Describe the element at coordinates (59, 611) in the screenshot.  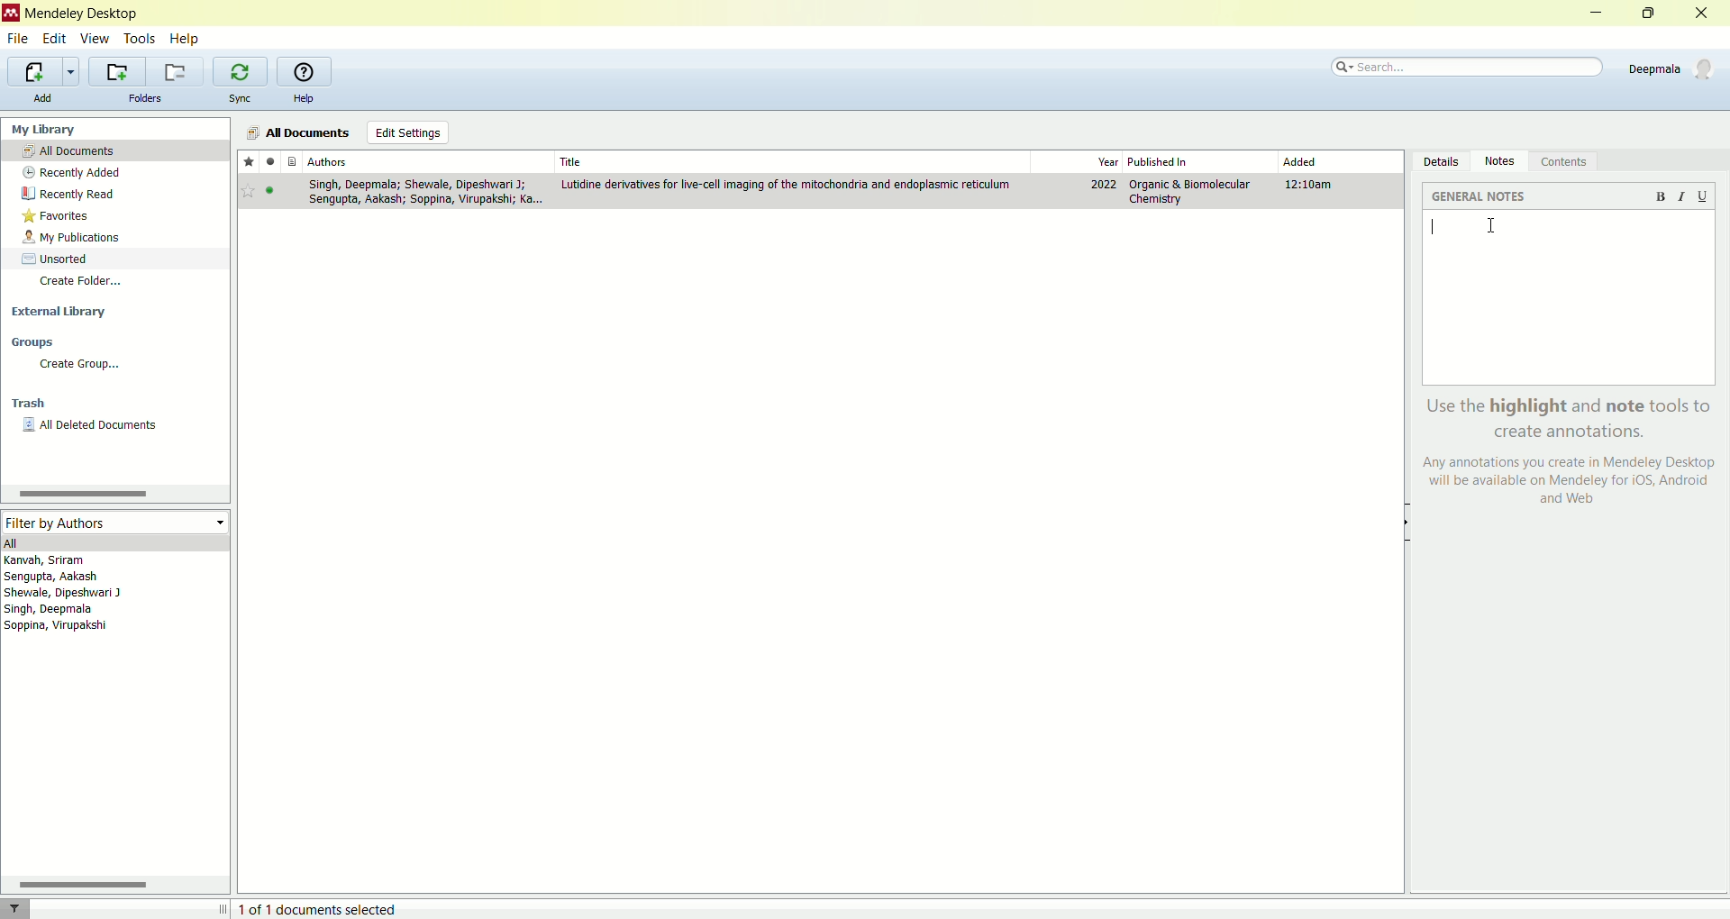
I see `Singh, Deepmala` at that location.